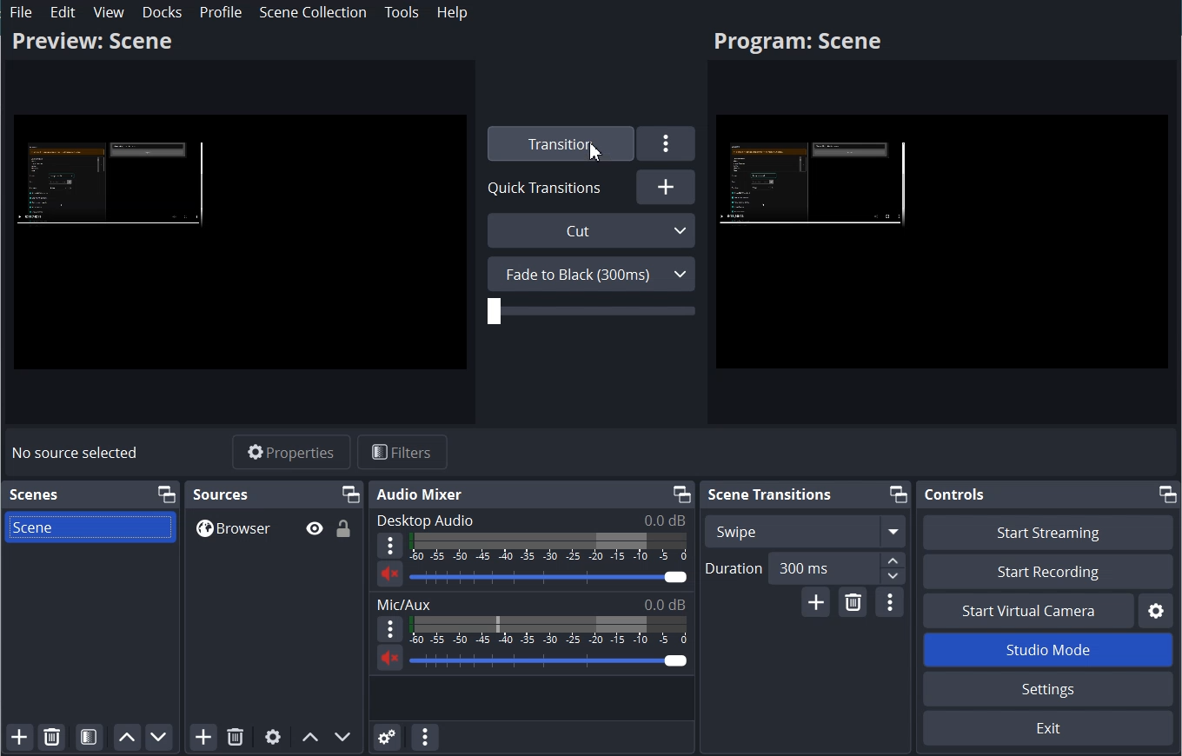  I want to click on Open scene Filter, so click(89, 738).